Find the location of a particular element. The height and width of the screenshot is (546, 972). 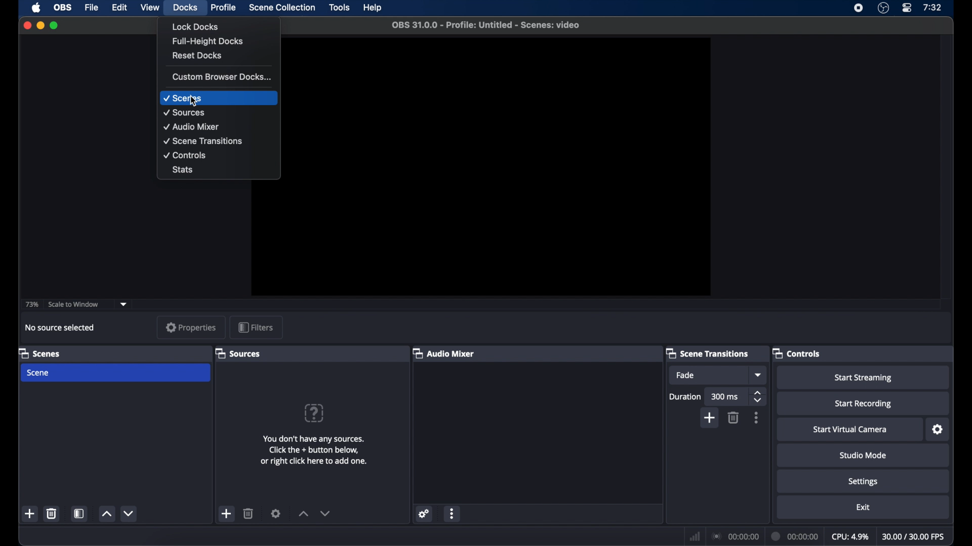

docks is located at coordinates (186, 7).